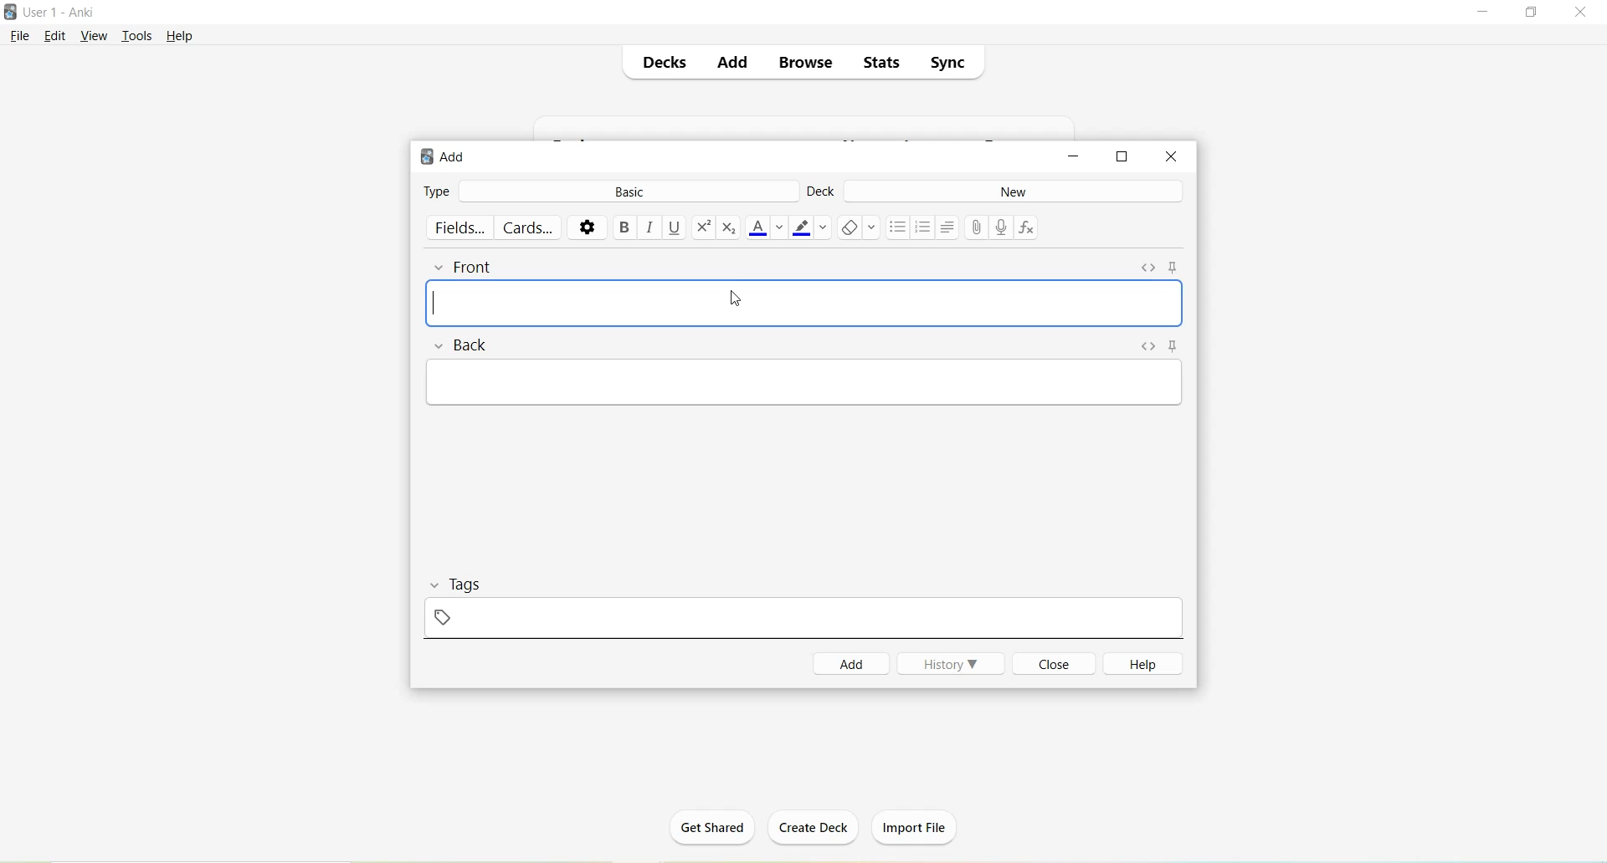 The width and height of the screenshot is (1607, 863). What do you see at coordinates (95, 38) in the screenshot?
I see `View` at bounding box center [95, 38].